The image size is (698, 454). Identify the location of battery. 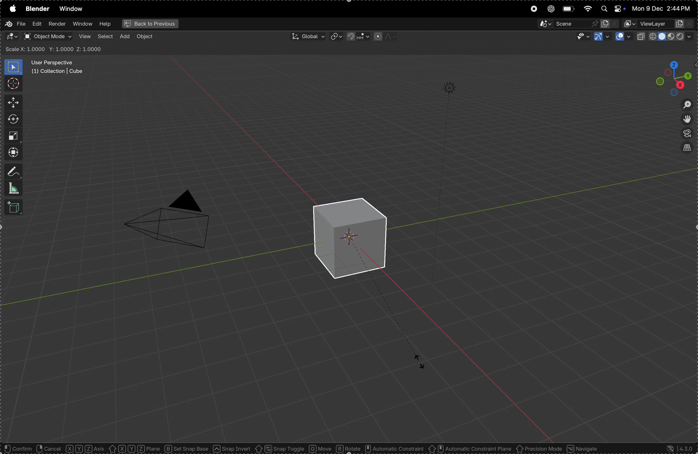
(569, 9).